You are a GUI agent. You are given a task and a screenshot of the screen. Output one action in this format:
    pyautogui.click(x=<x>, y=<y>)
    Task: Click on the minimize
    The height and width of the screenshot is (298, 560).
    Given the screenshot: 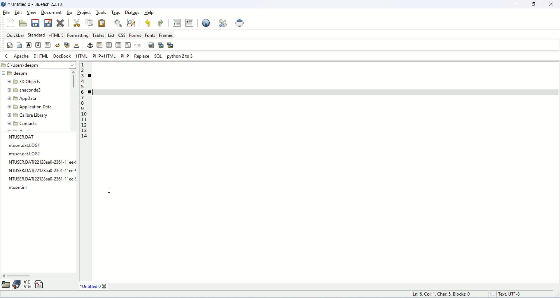 What is the action you would take?
    pyautogui.click(x=517, y=4)
    